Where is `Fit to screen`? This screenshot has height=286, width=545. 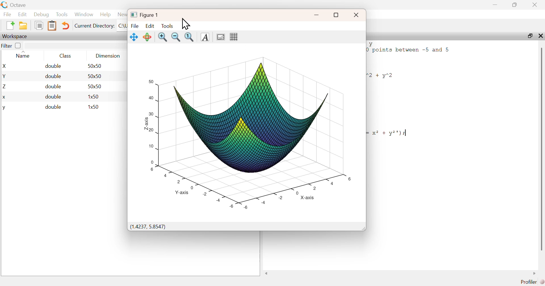
Fit to screen is located at coordinates (190, 37).